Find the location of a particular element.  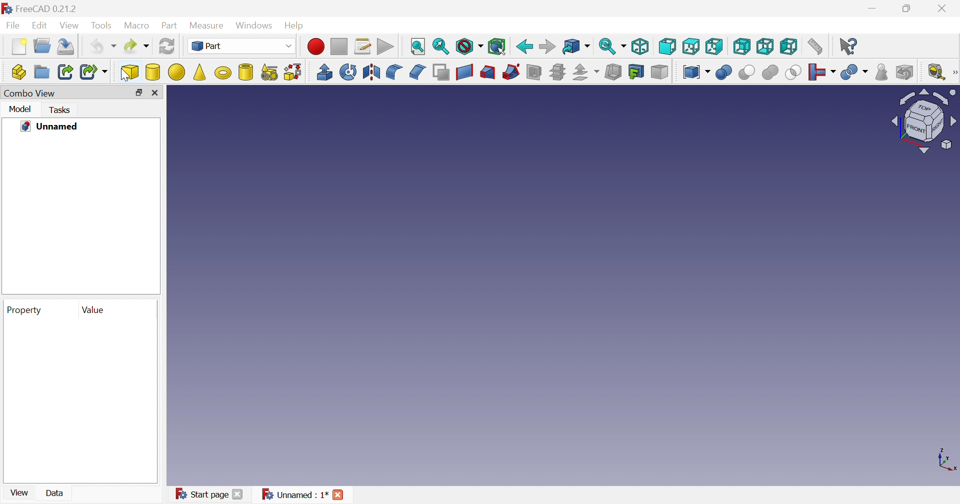

View is located at coordinates (71, 26).